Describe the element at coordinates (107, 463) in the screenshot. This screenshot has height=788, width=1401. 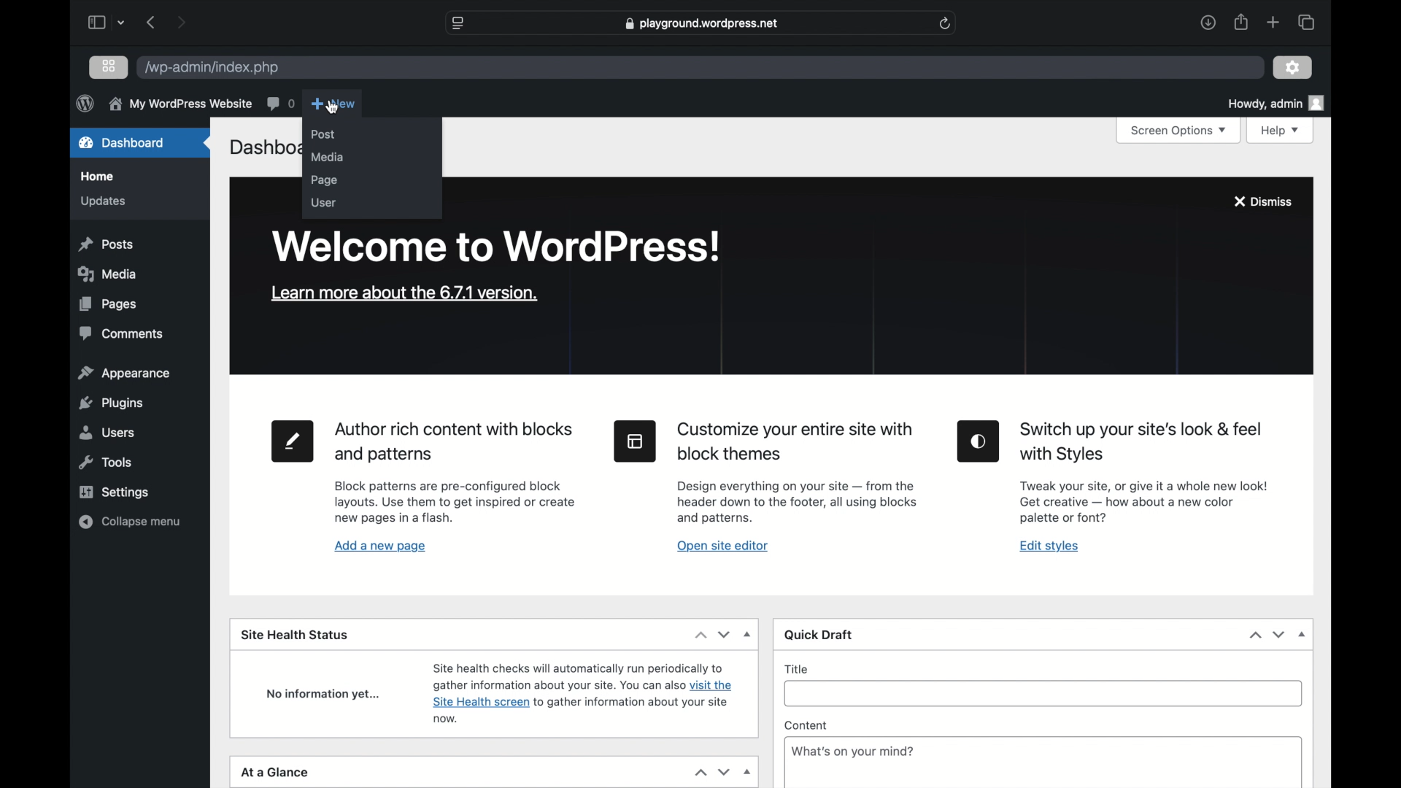
I see `tools` at that location.